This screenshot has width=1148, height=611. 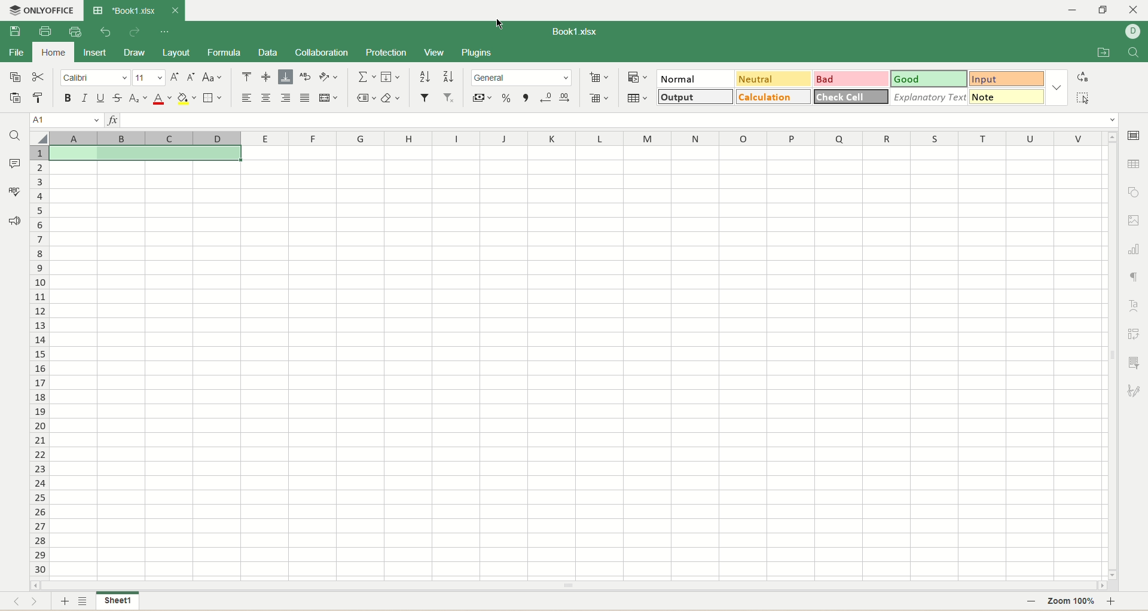 What do you see at coordinates (327, 77) in the screenshot?
I see `orientation` at bounding box center [327, 77].